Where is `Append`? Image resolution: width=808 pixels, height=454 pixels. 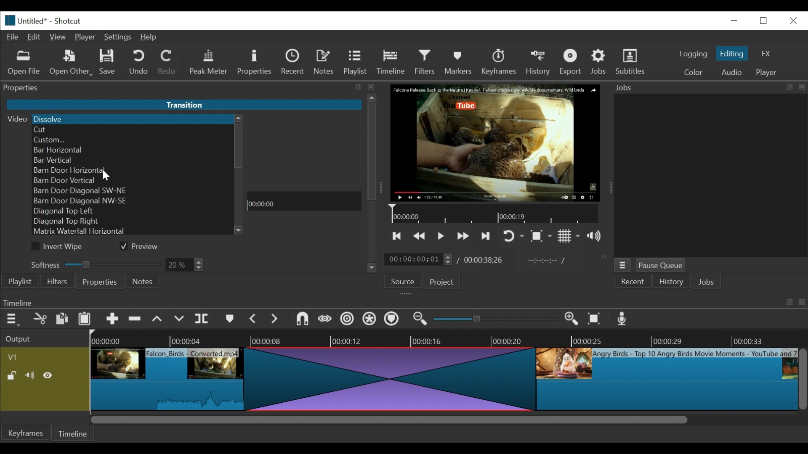
Append is located at coordinates (112, 321).